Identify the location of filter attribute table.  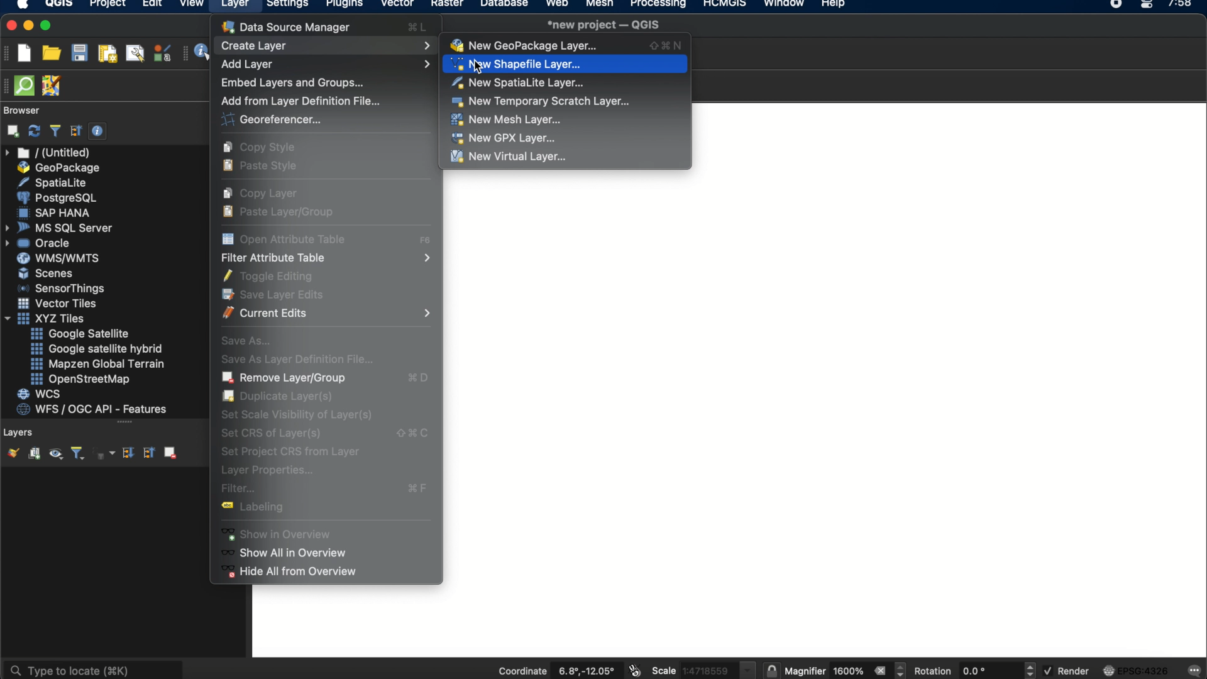
(326, 257).